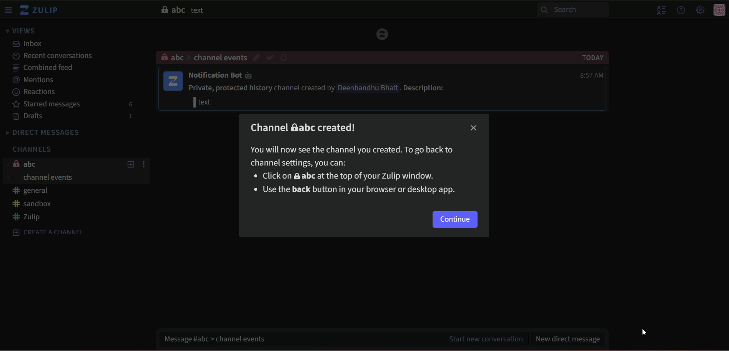 The width and height of the screenshot is (729, 351). Describe the element at coordinates (341, 177) in the screenshot. I see `Click on & abc at the top of your Zulip window.` at that location.